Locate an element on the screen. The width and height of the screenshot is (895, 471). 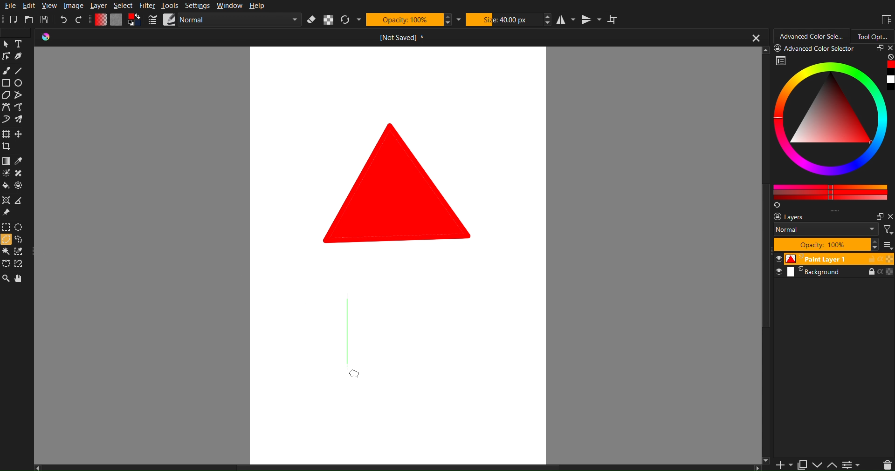
Current Document is located at coordinates (399, 37).